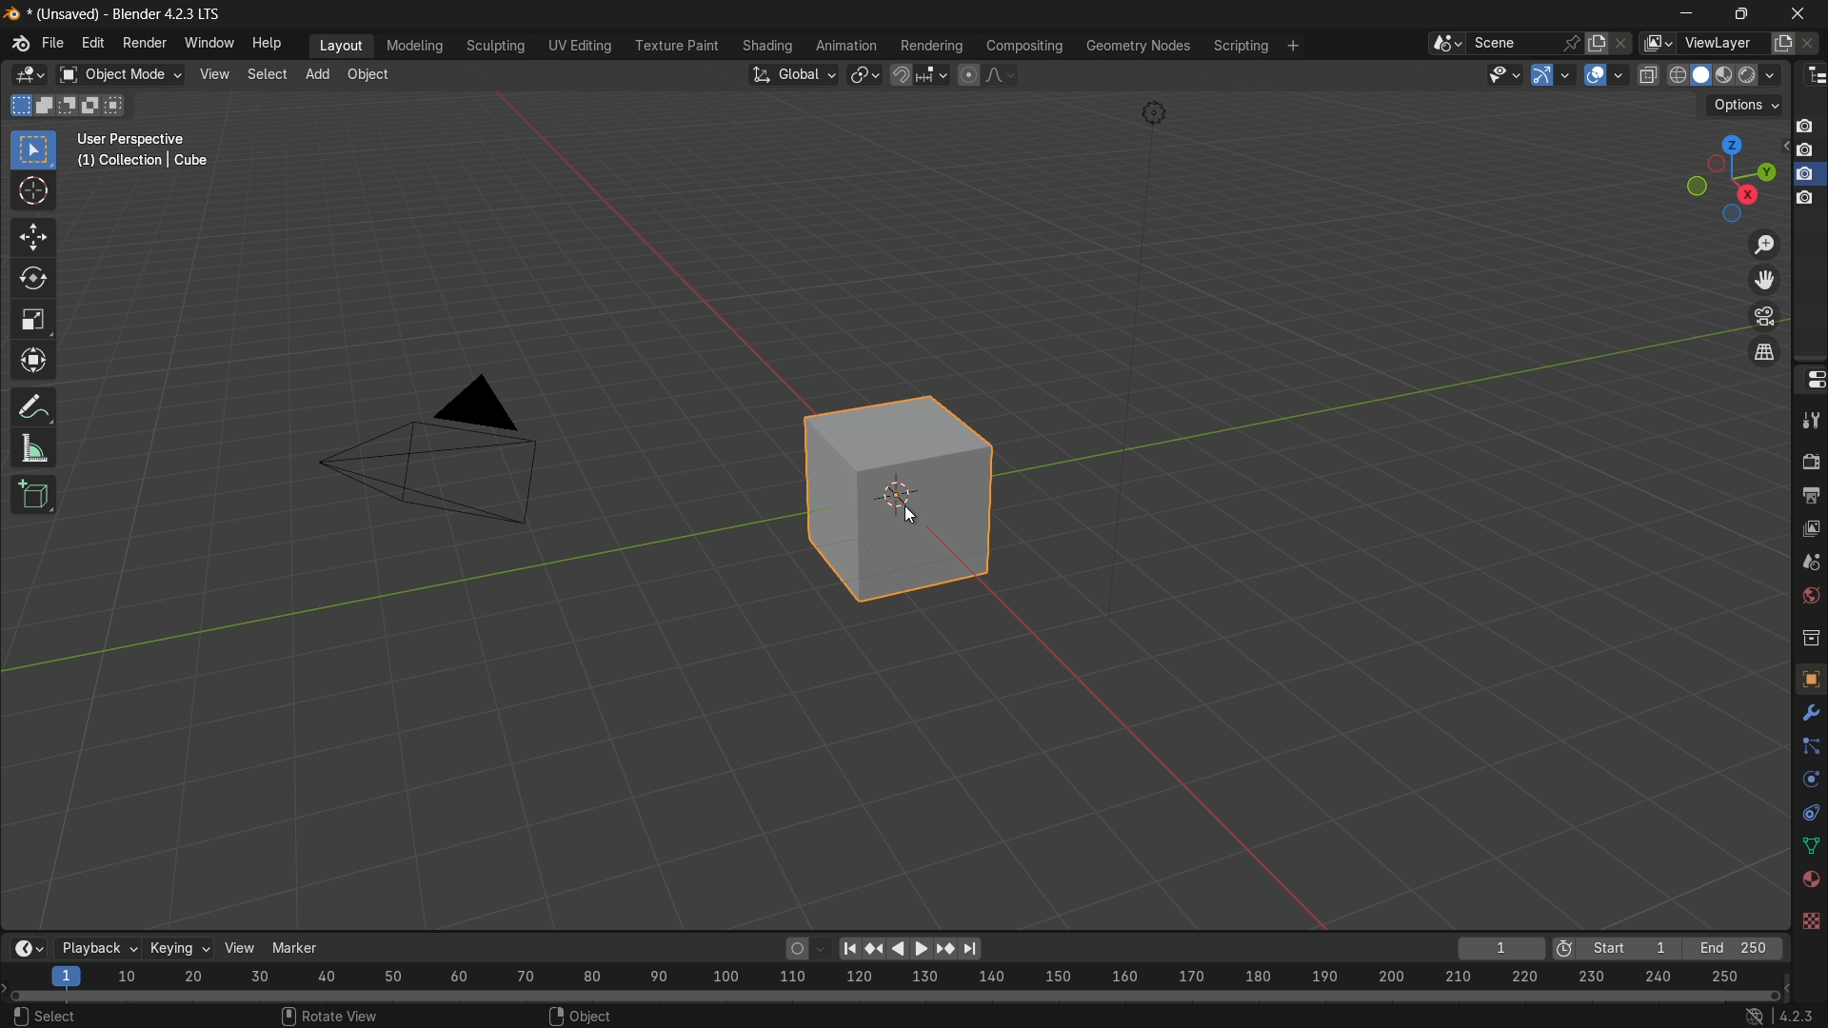 This screenshot has width=1828, height=1028. What do you see at coordinates (1811, 880) in the screenshot?
I see `material` at bounding box center [1811, 880].